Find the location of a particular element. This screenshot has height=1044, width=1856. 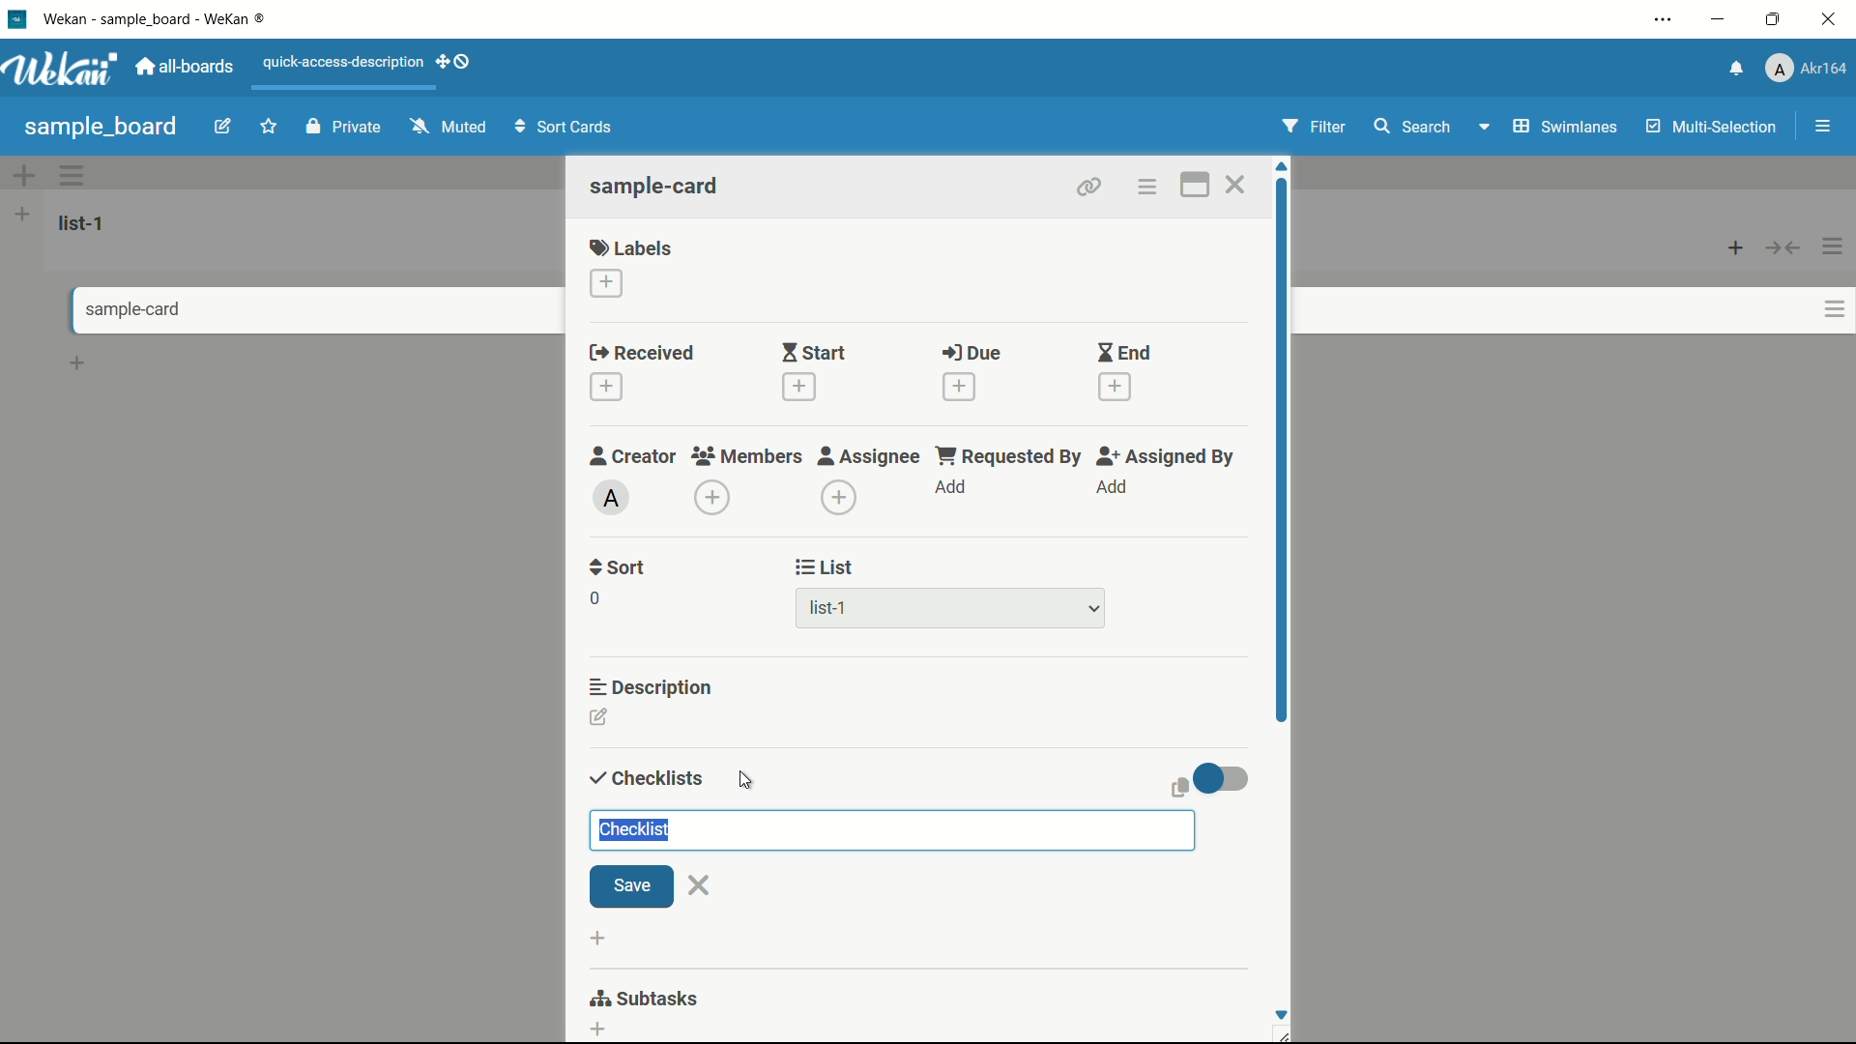

dropdown is located at coordinates (1483, 130).